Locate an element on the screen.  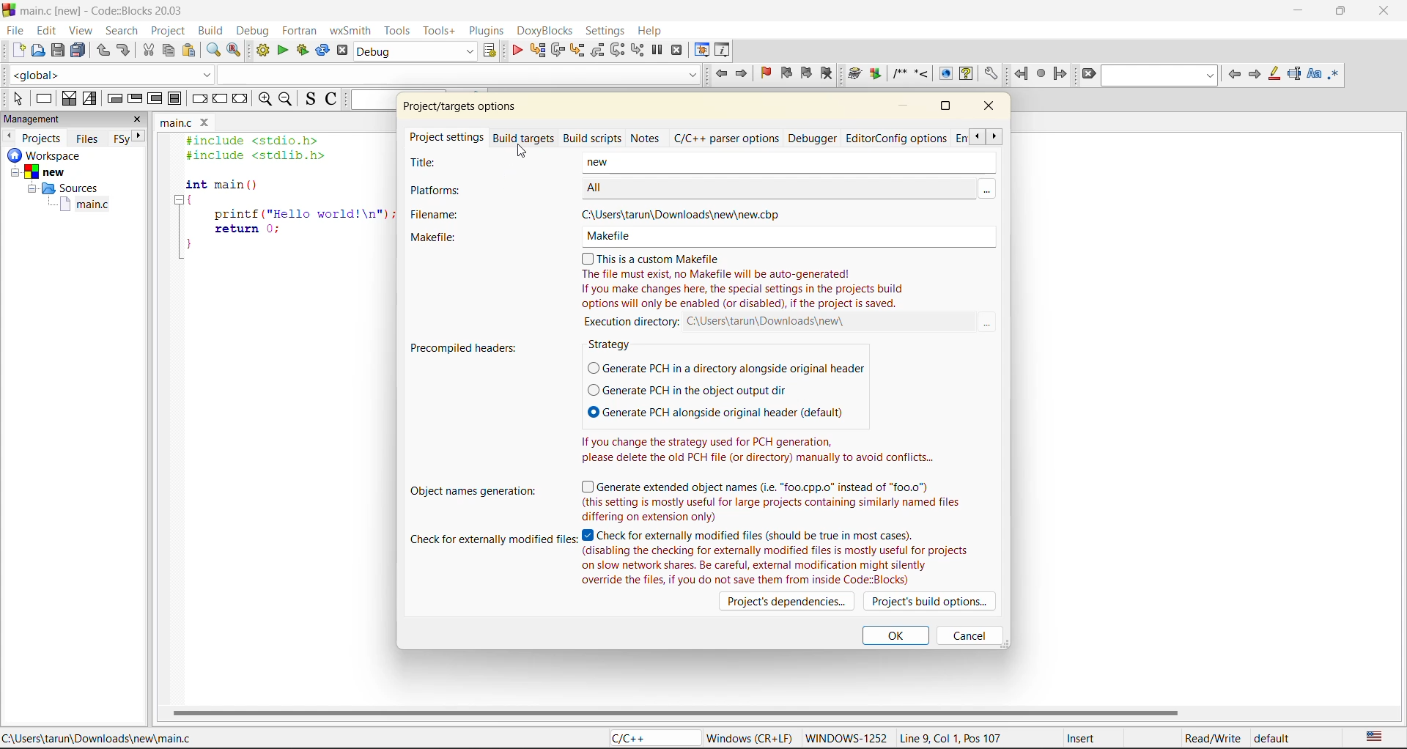
clear is located at coordinates (1090, 75).